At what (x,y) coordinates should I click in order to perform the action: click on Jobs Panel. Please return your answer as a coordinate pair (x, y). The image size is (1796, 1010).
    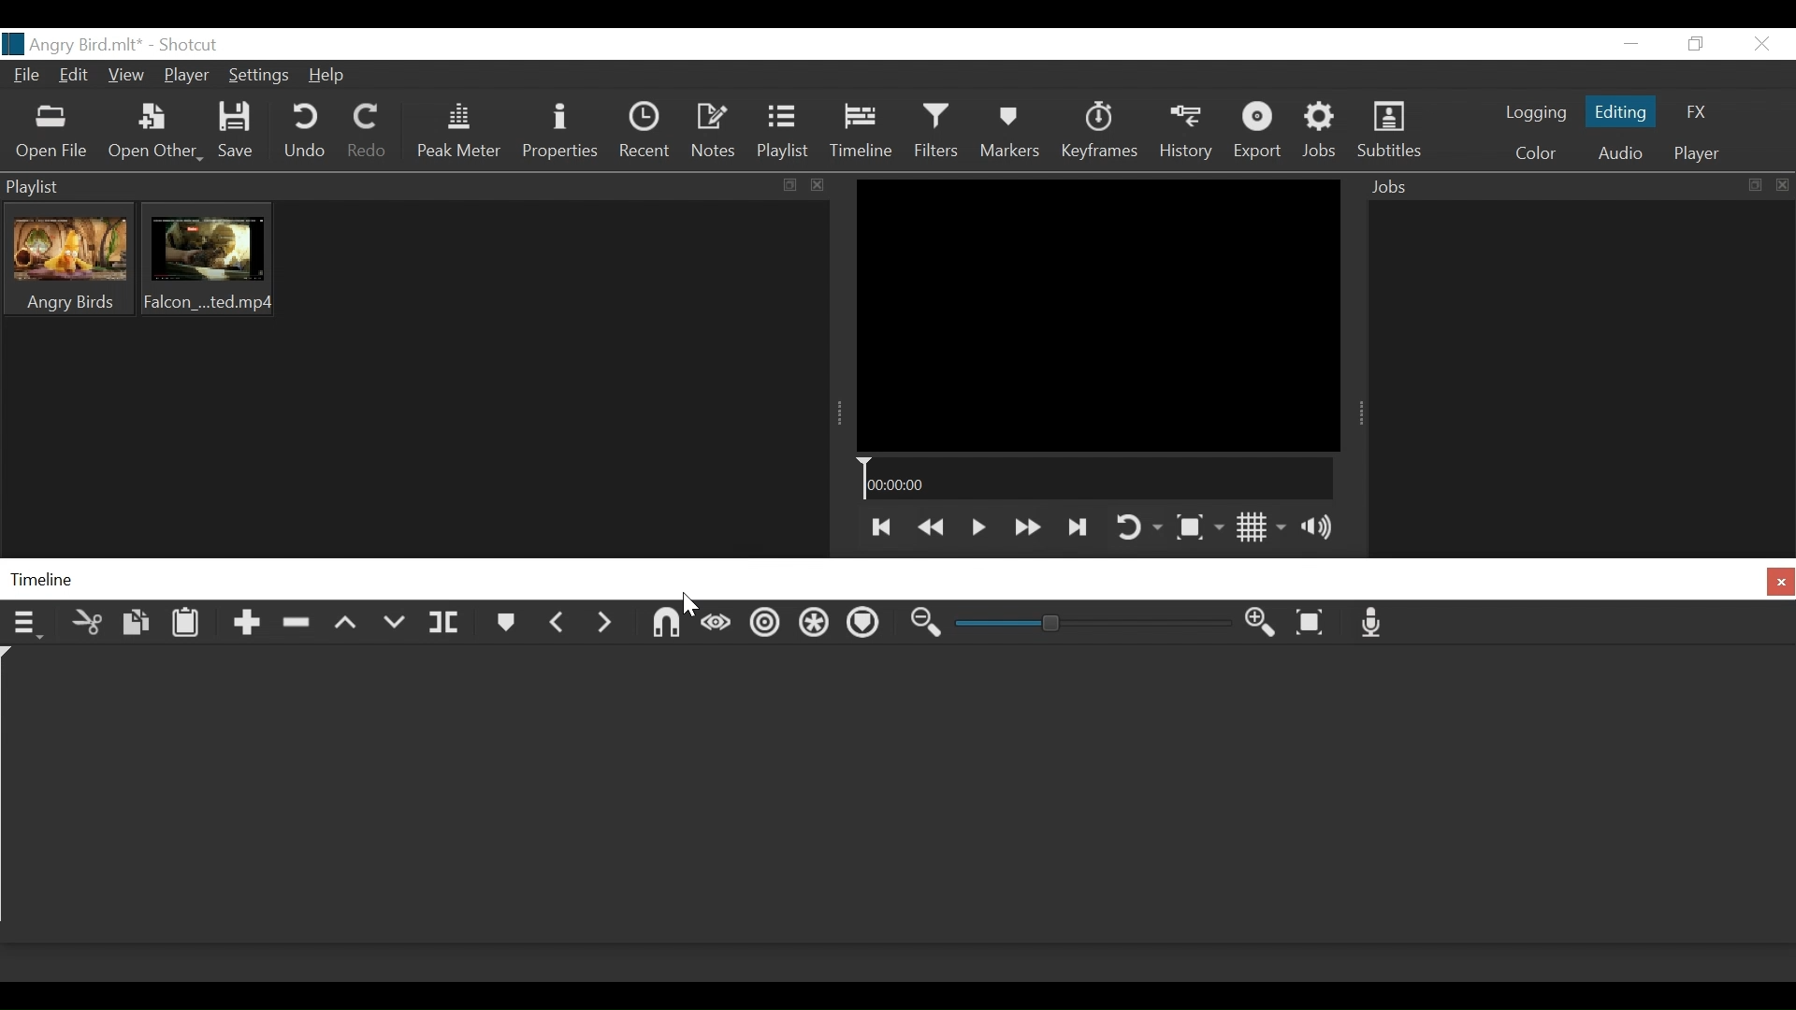
    Looking at the image, I should click on (1580, 374).